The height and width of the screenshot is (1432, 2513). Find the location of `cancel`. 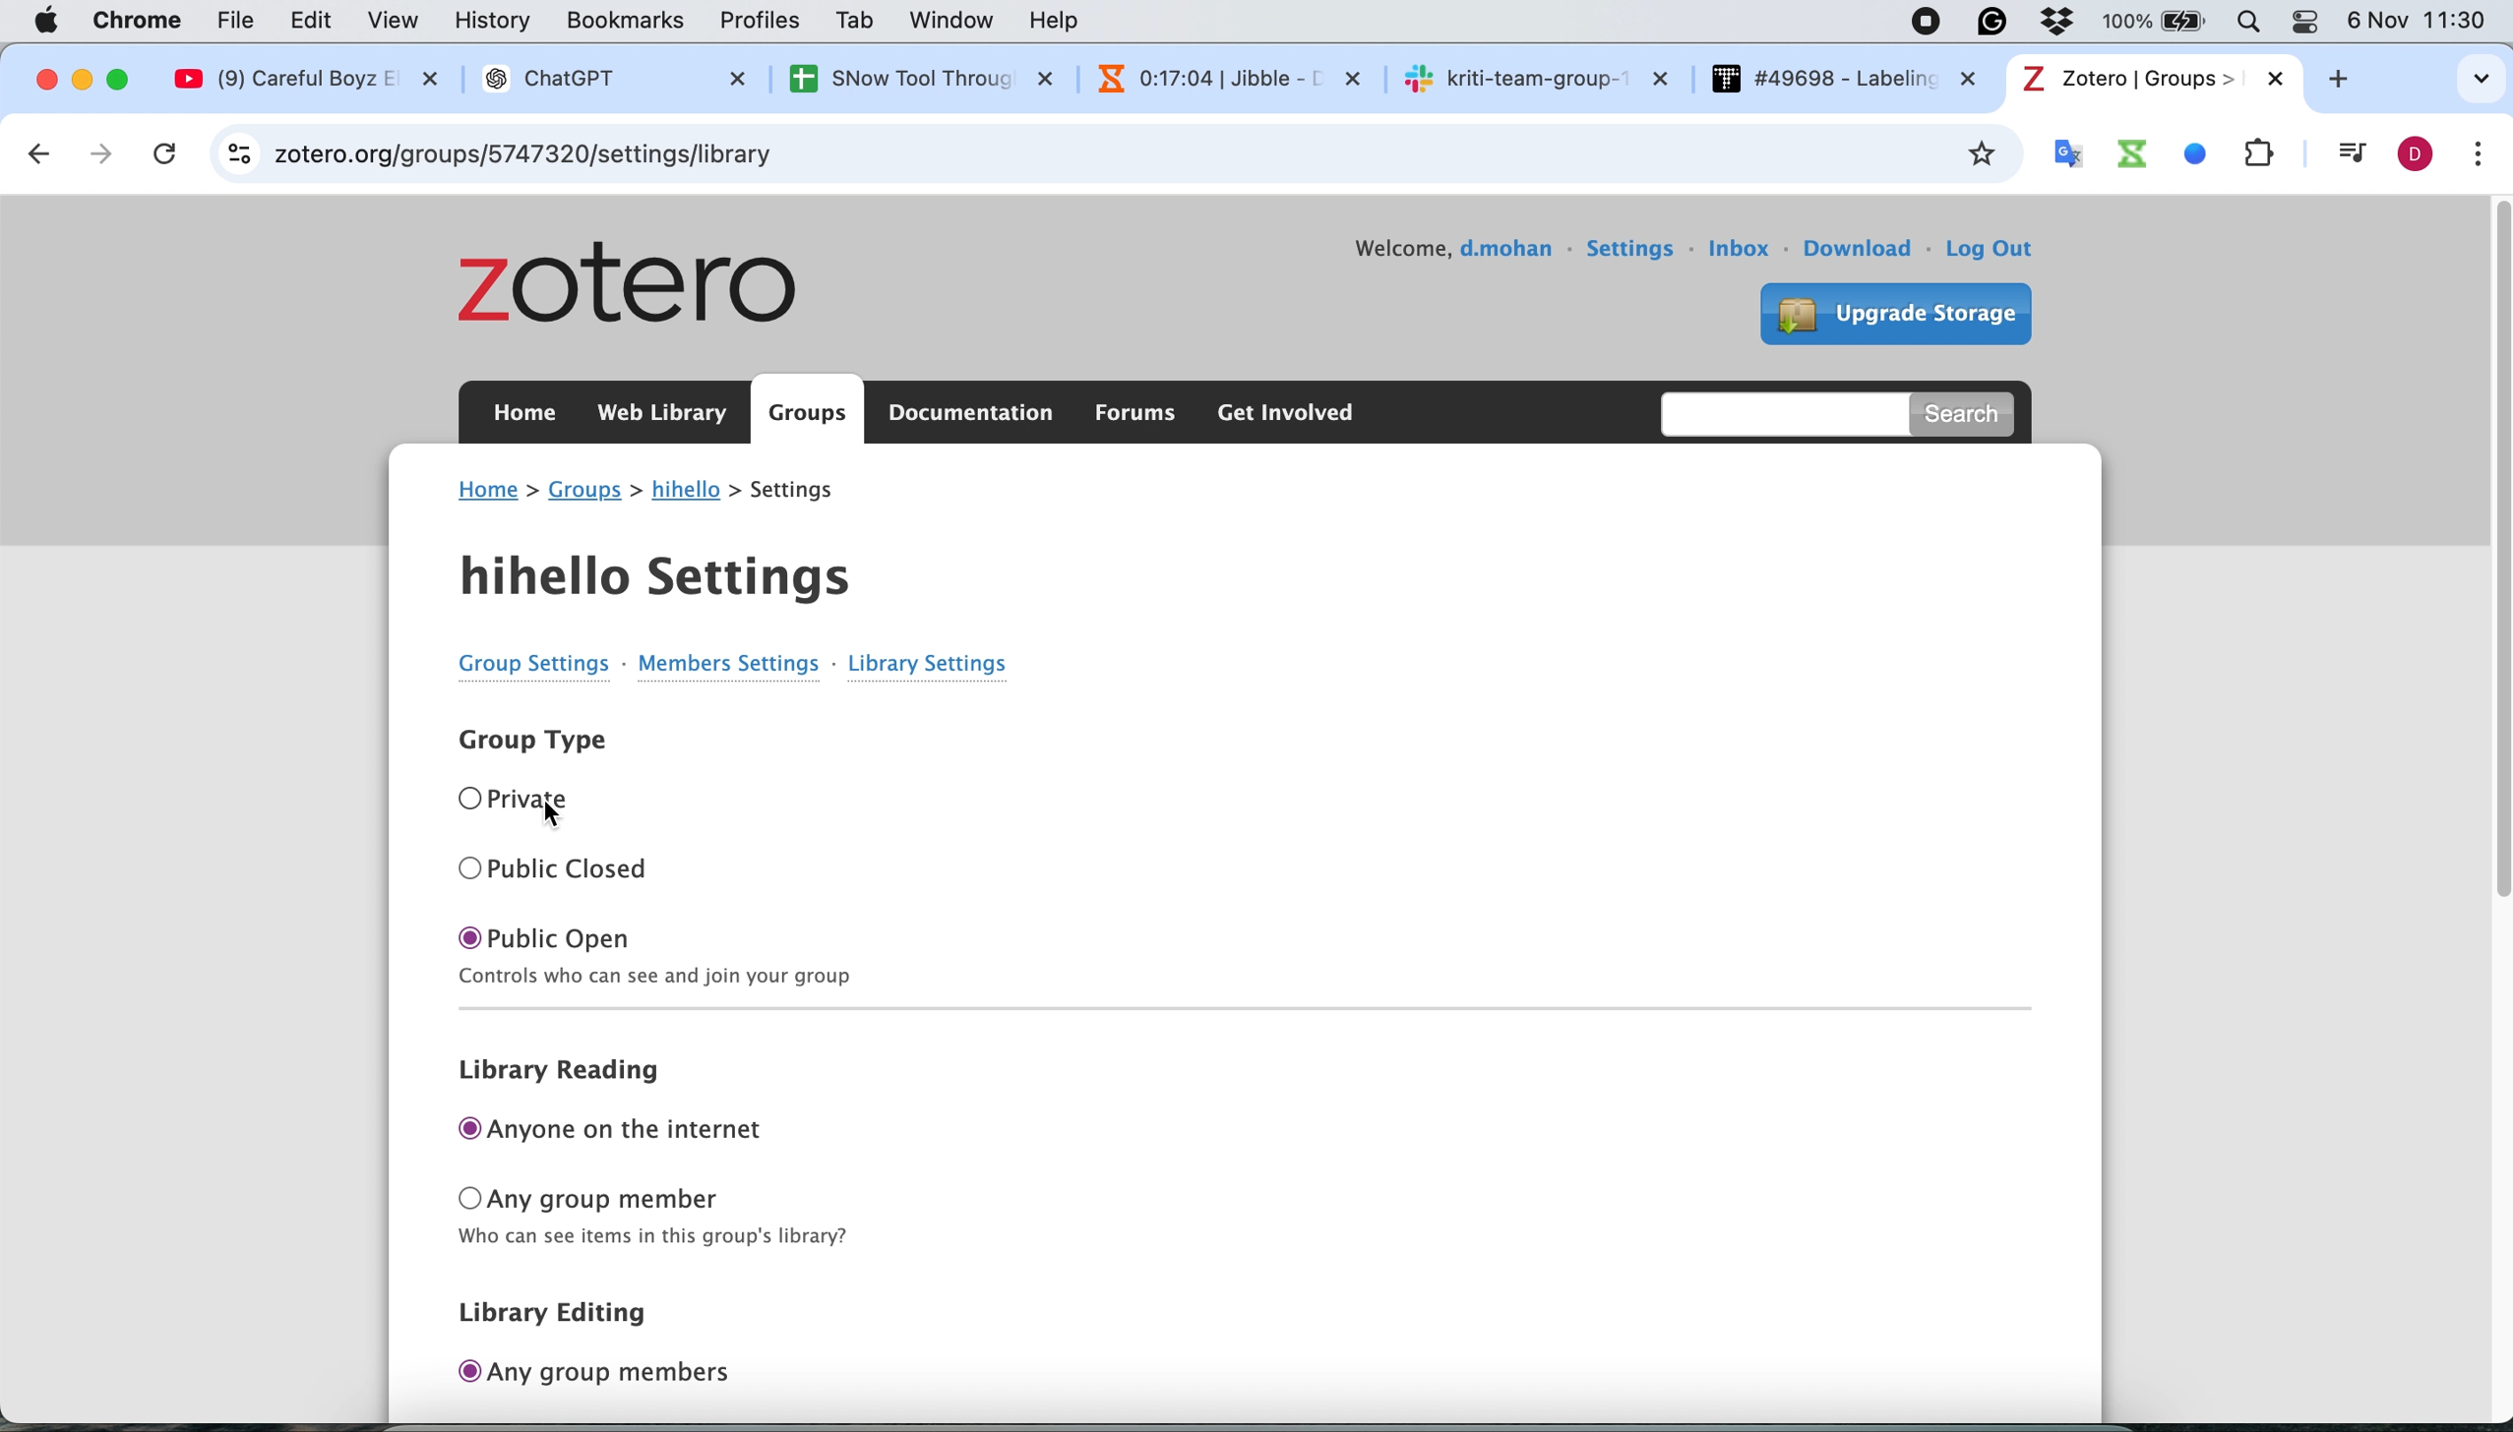

cancel is located at coordinates (170, 153).